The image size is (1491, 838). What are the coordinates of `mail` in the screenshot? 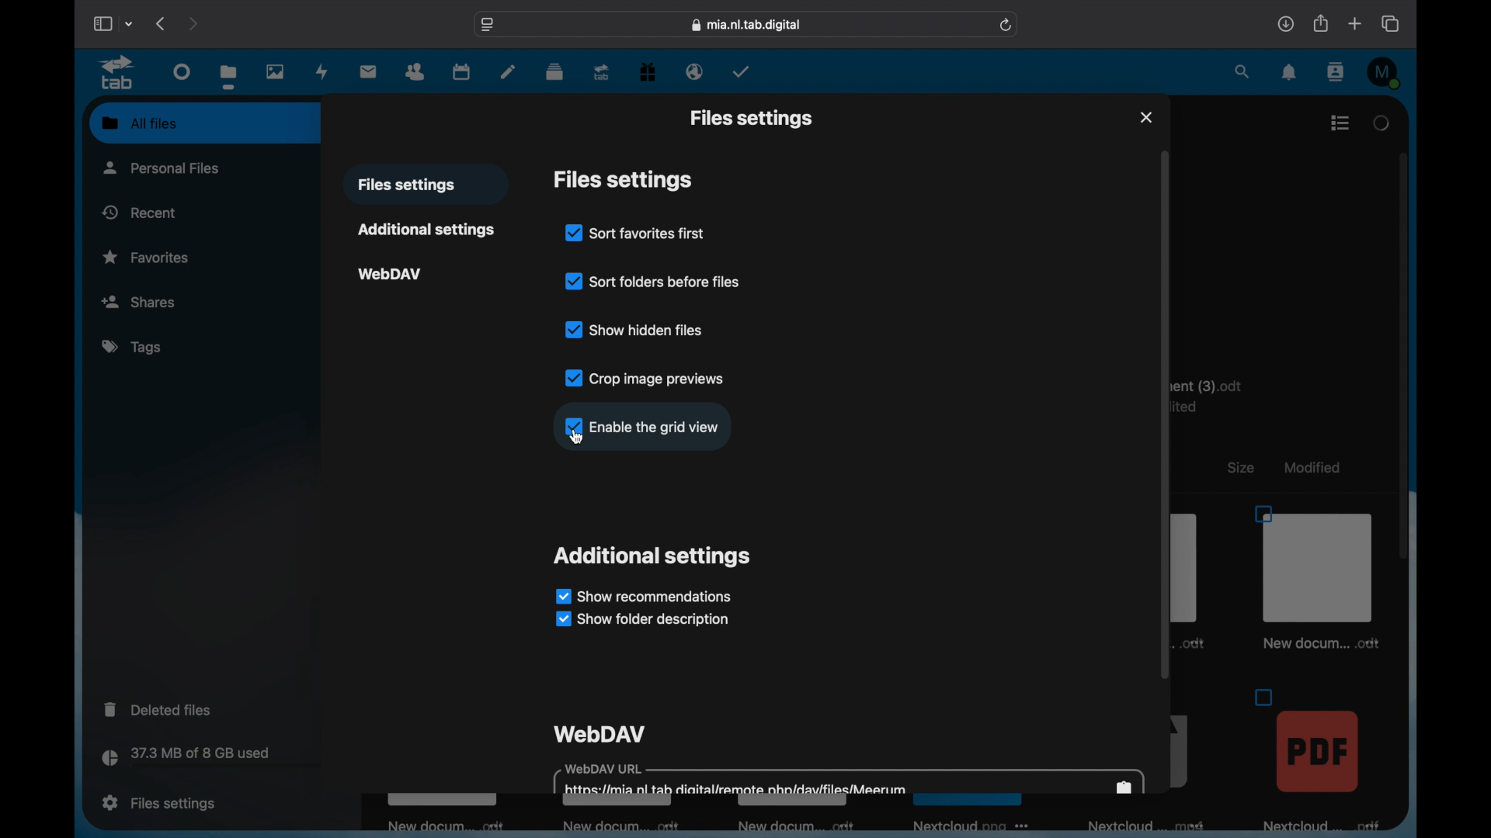 It's located at (369, 71).